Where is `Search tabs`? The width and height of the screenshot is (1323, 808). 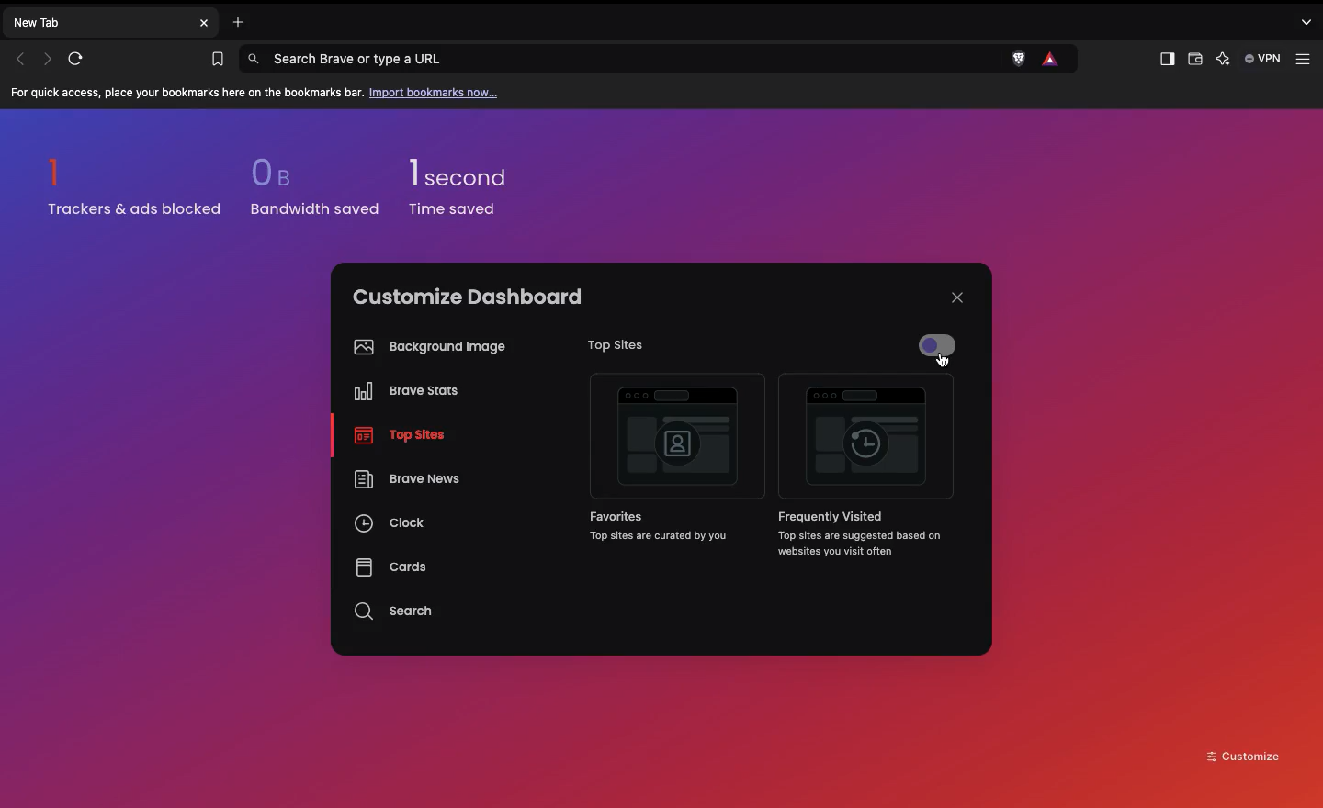 Search tabs is located at coordinates (1309, 21).